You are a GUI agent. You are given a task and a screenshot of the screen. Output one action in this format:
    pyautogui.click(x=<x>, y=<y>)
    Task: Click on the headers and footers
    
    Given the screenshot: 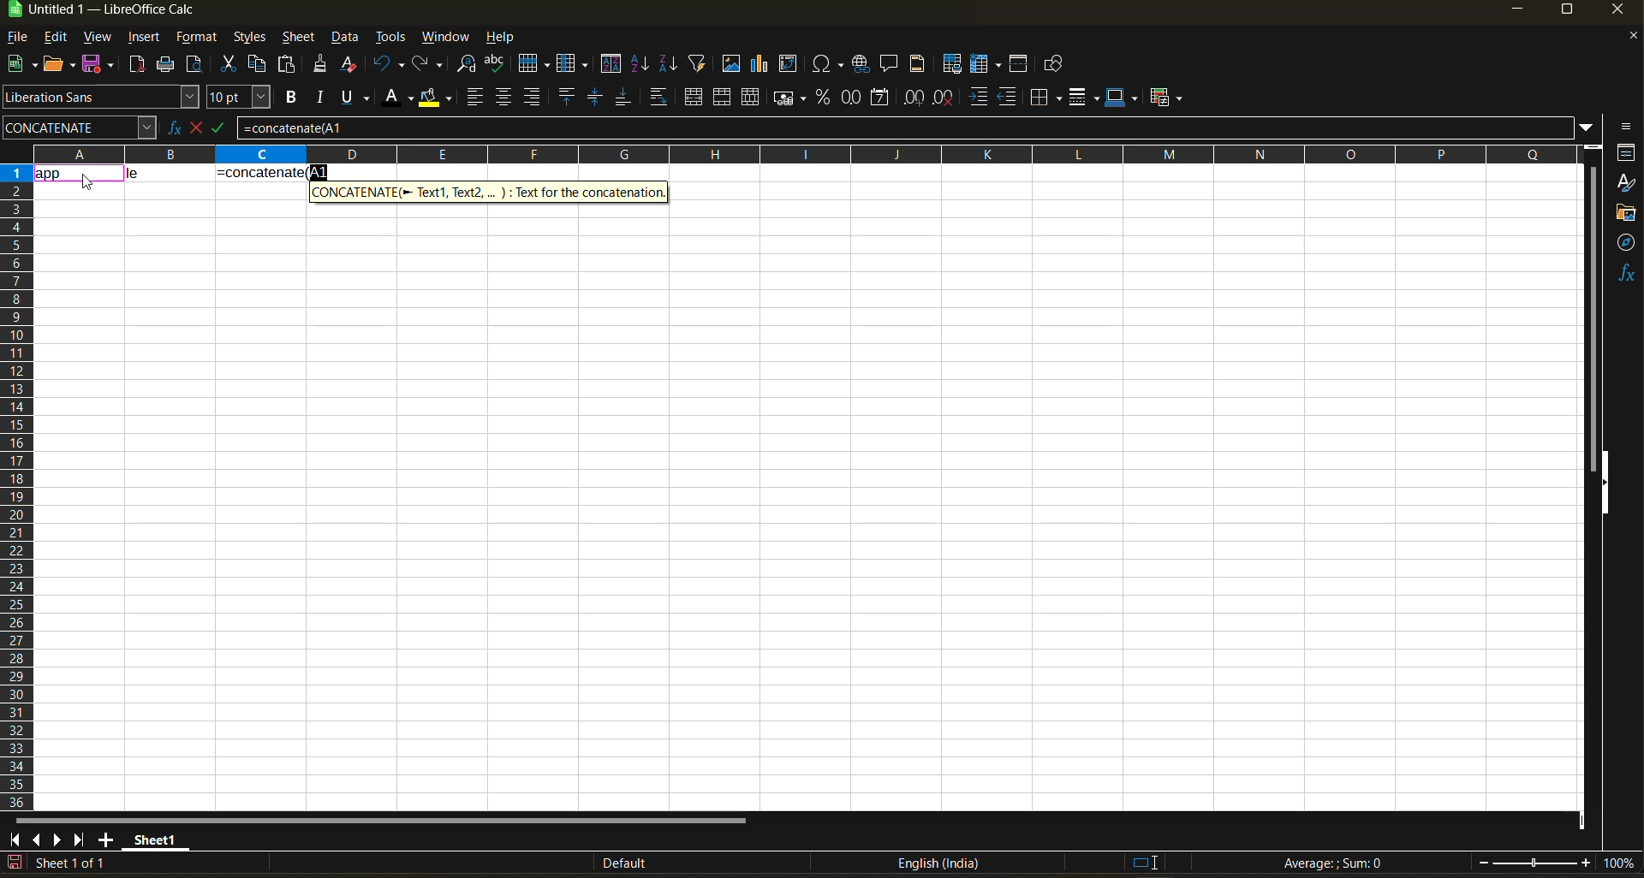 What is the action you would take?
    pyautogui.click(x=918, y=62)
    